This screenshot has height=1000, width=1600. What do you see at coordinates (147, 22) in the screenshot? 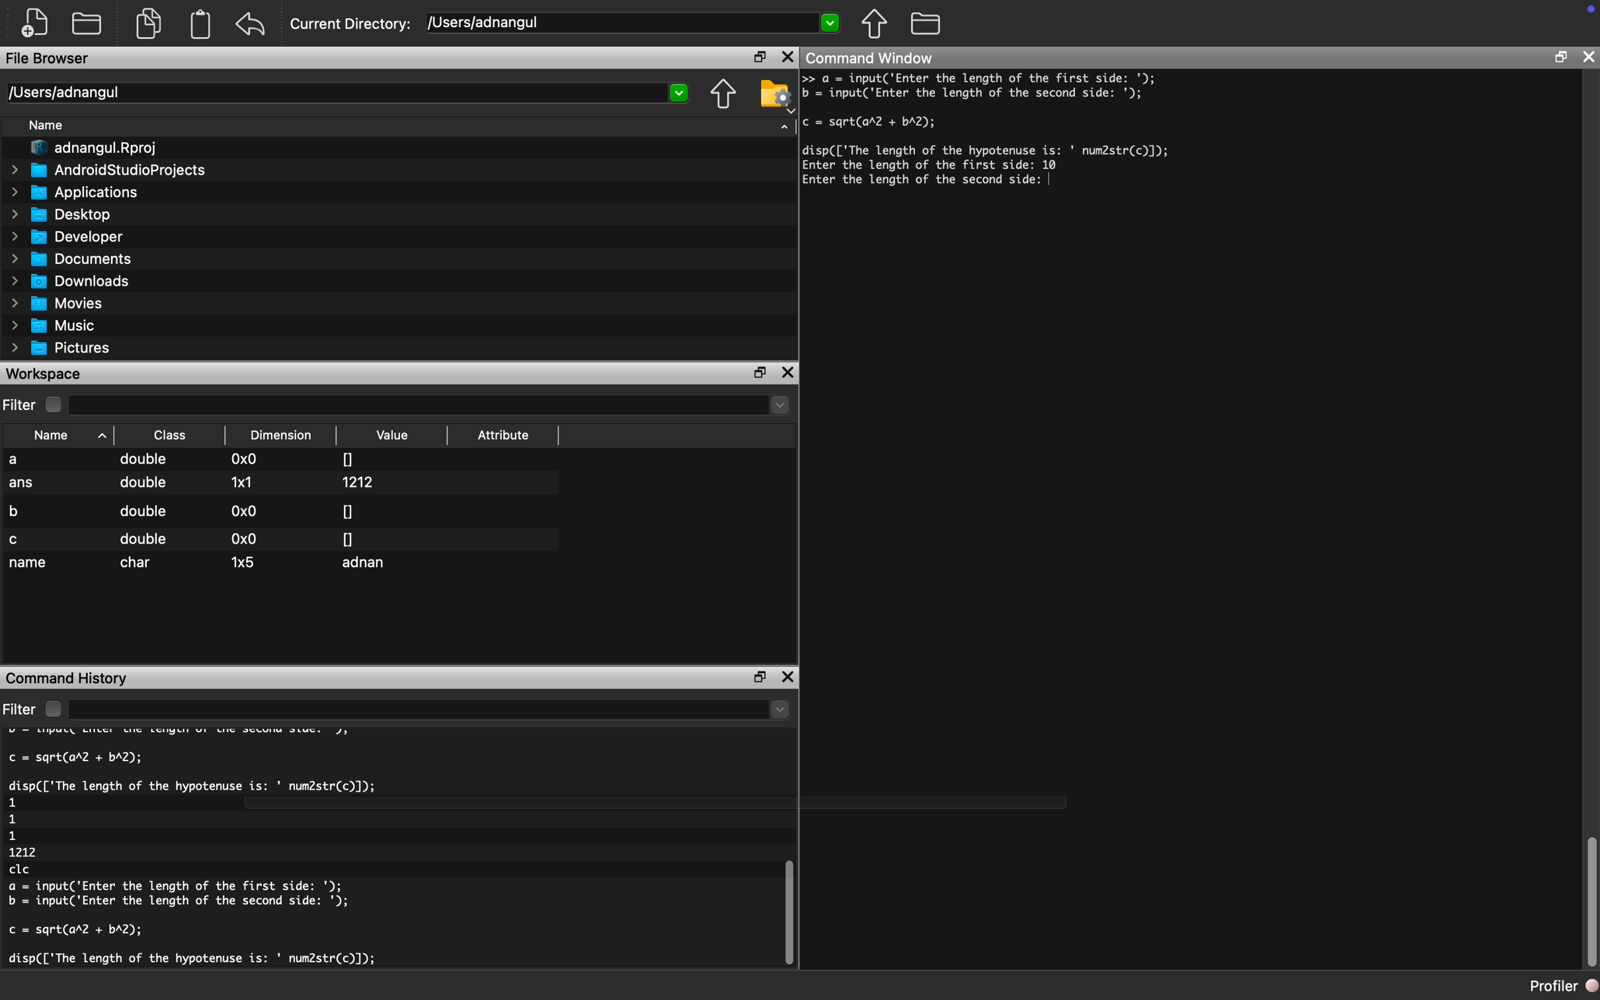
I see `documents` at bounding box center [147, 22].